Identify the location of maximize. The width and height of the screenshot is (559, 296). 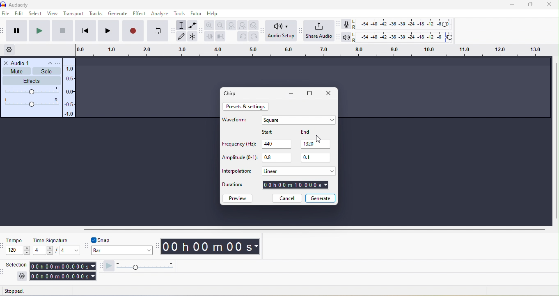
(311, 94).